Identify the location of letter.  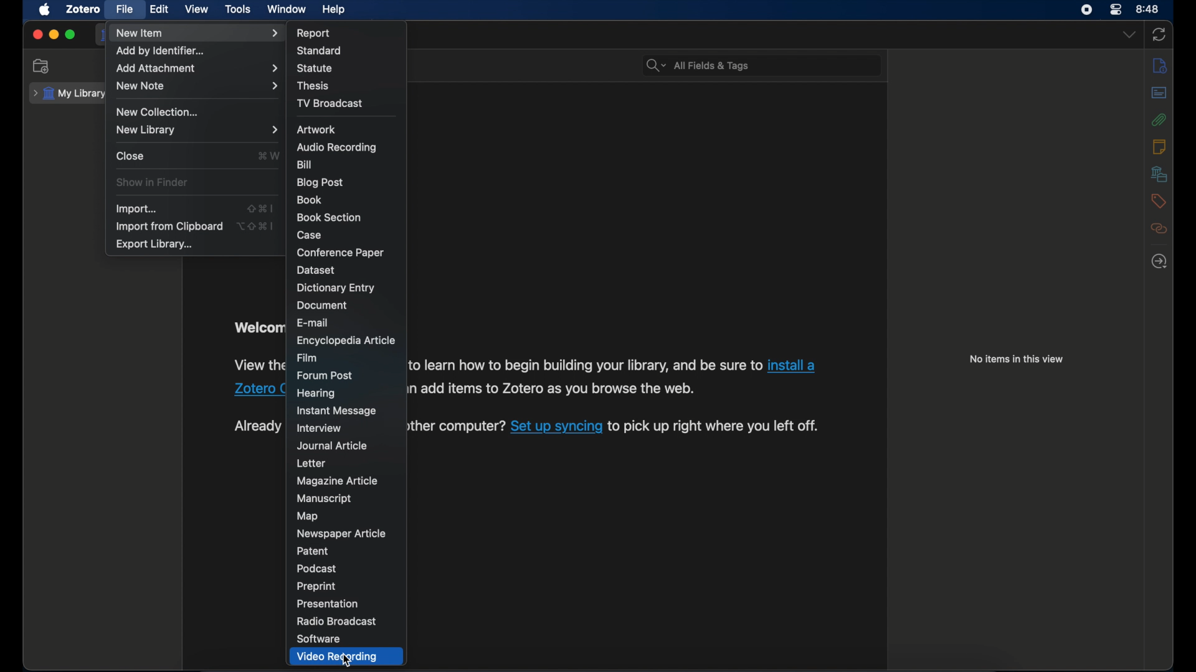
(311, 464).